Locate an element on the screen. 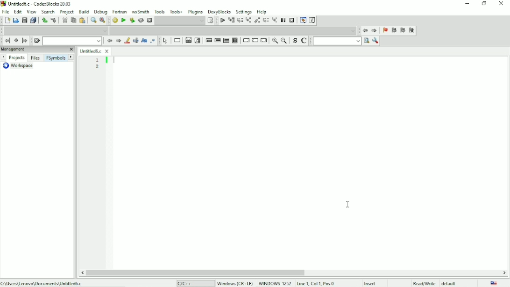 The height and width of the screenshot is (287, 510). Last jump is located at coordinates (16, 40).